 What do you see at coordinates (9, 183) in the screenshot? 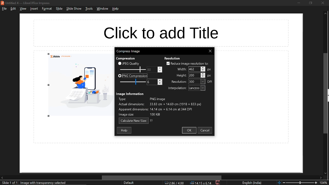
I see `current slide` at bounding box center [9, 183].